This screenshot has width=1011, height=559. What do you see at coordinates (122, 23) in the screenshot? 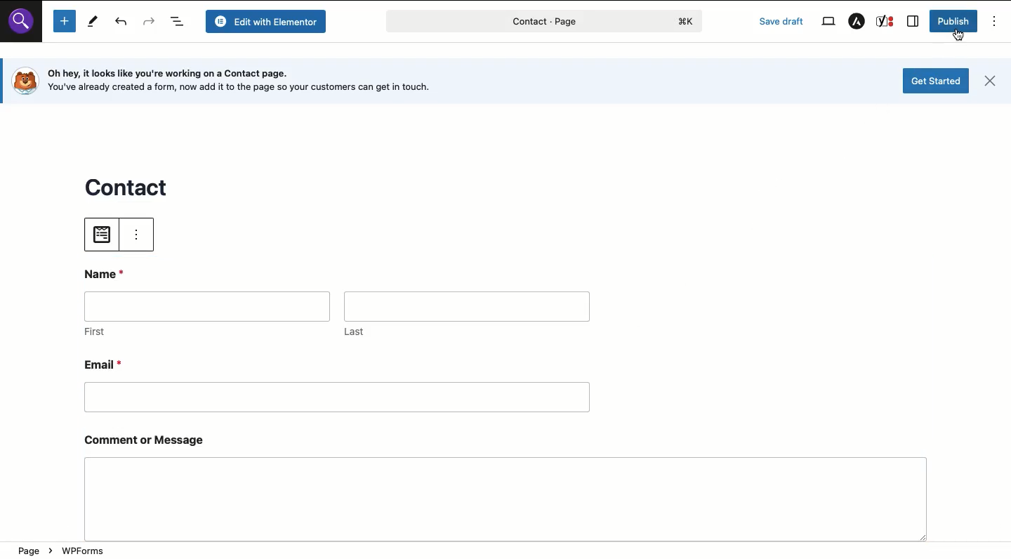
I see `Undo` at bounding box center [122, 23].